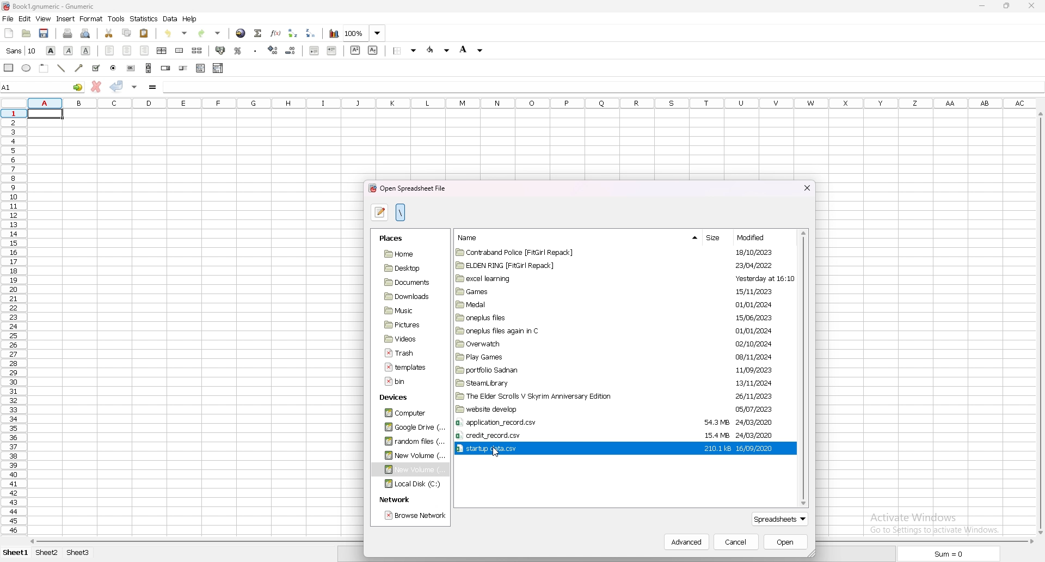 This screenshot has width=1045, height=562. Describe the element at coordinates (1030, 5) in the screenshot. I see `close` at that location.